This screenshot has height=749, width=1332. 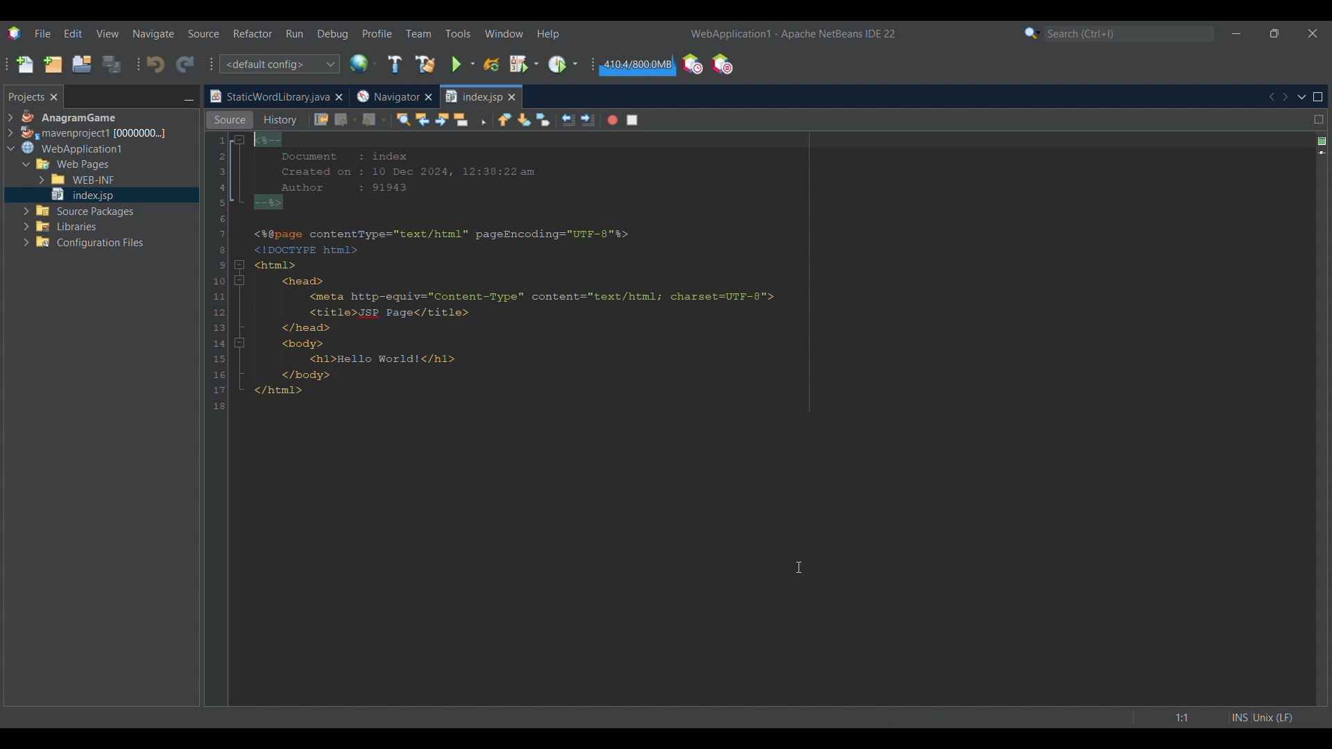 What do you see at coordinates (638, 64) in the screenshot?
I see `Garbage collection changed` at bounding box center [638, 64].